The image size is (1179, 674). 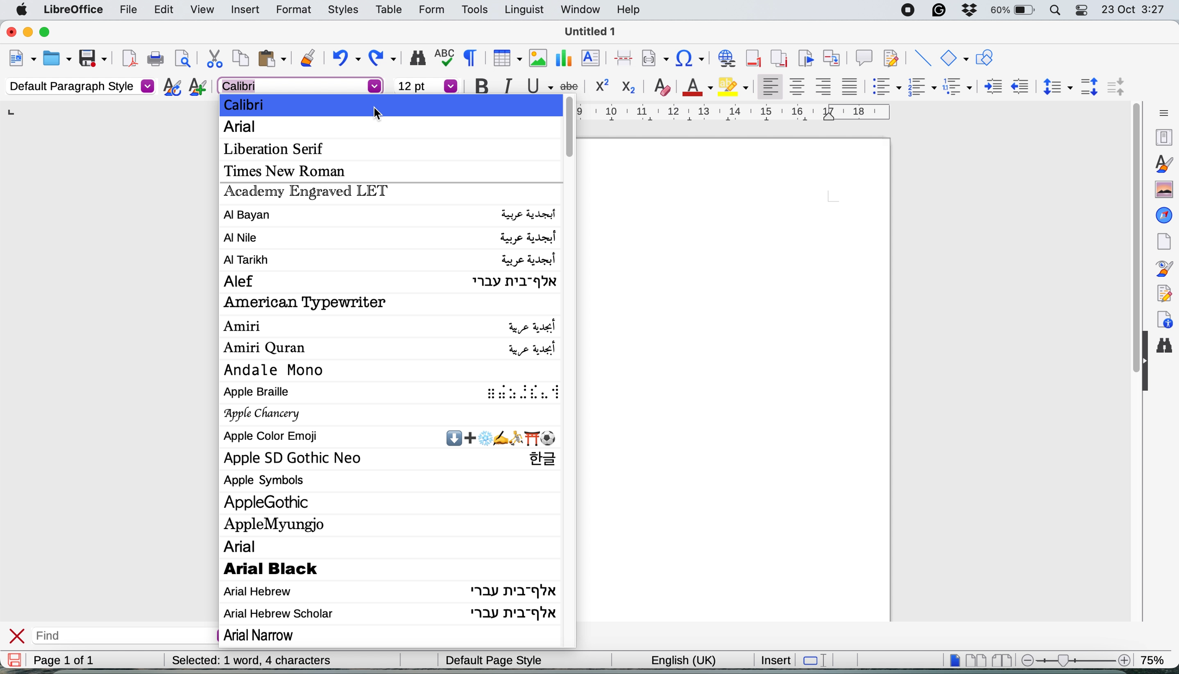 I want to click on word and character count, so click(x=280, y=659).